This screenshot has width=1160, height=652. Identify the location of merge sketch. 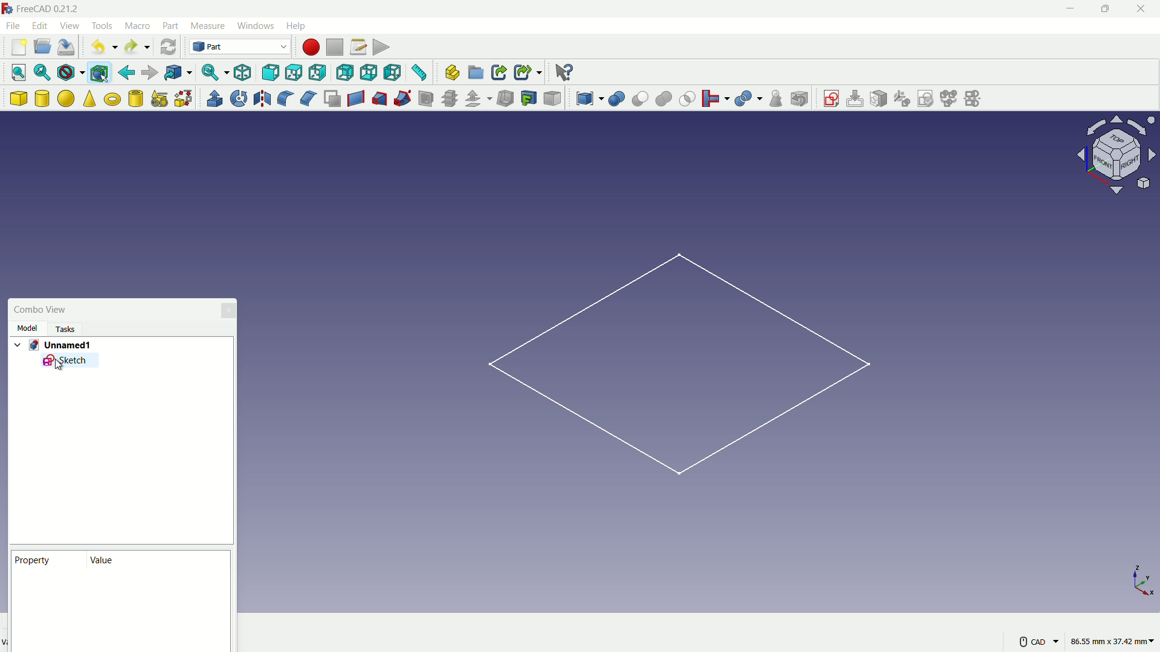
(949, 98).